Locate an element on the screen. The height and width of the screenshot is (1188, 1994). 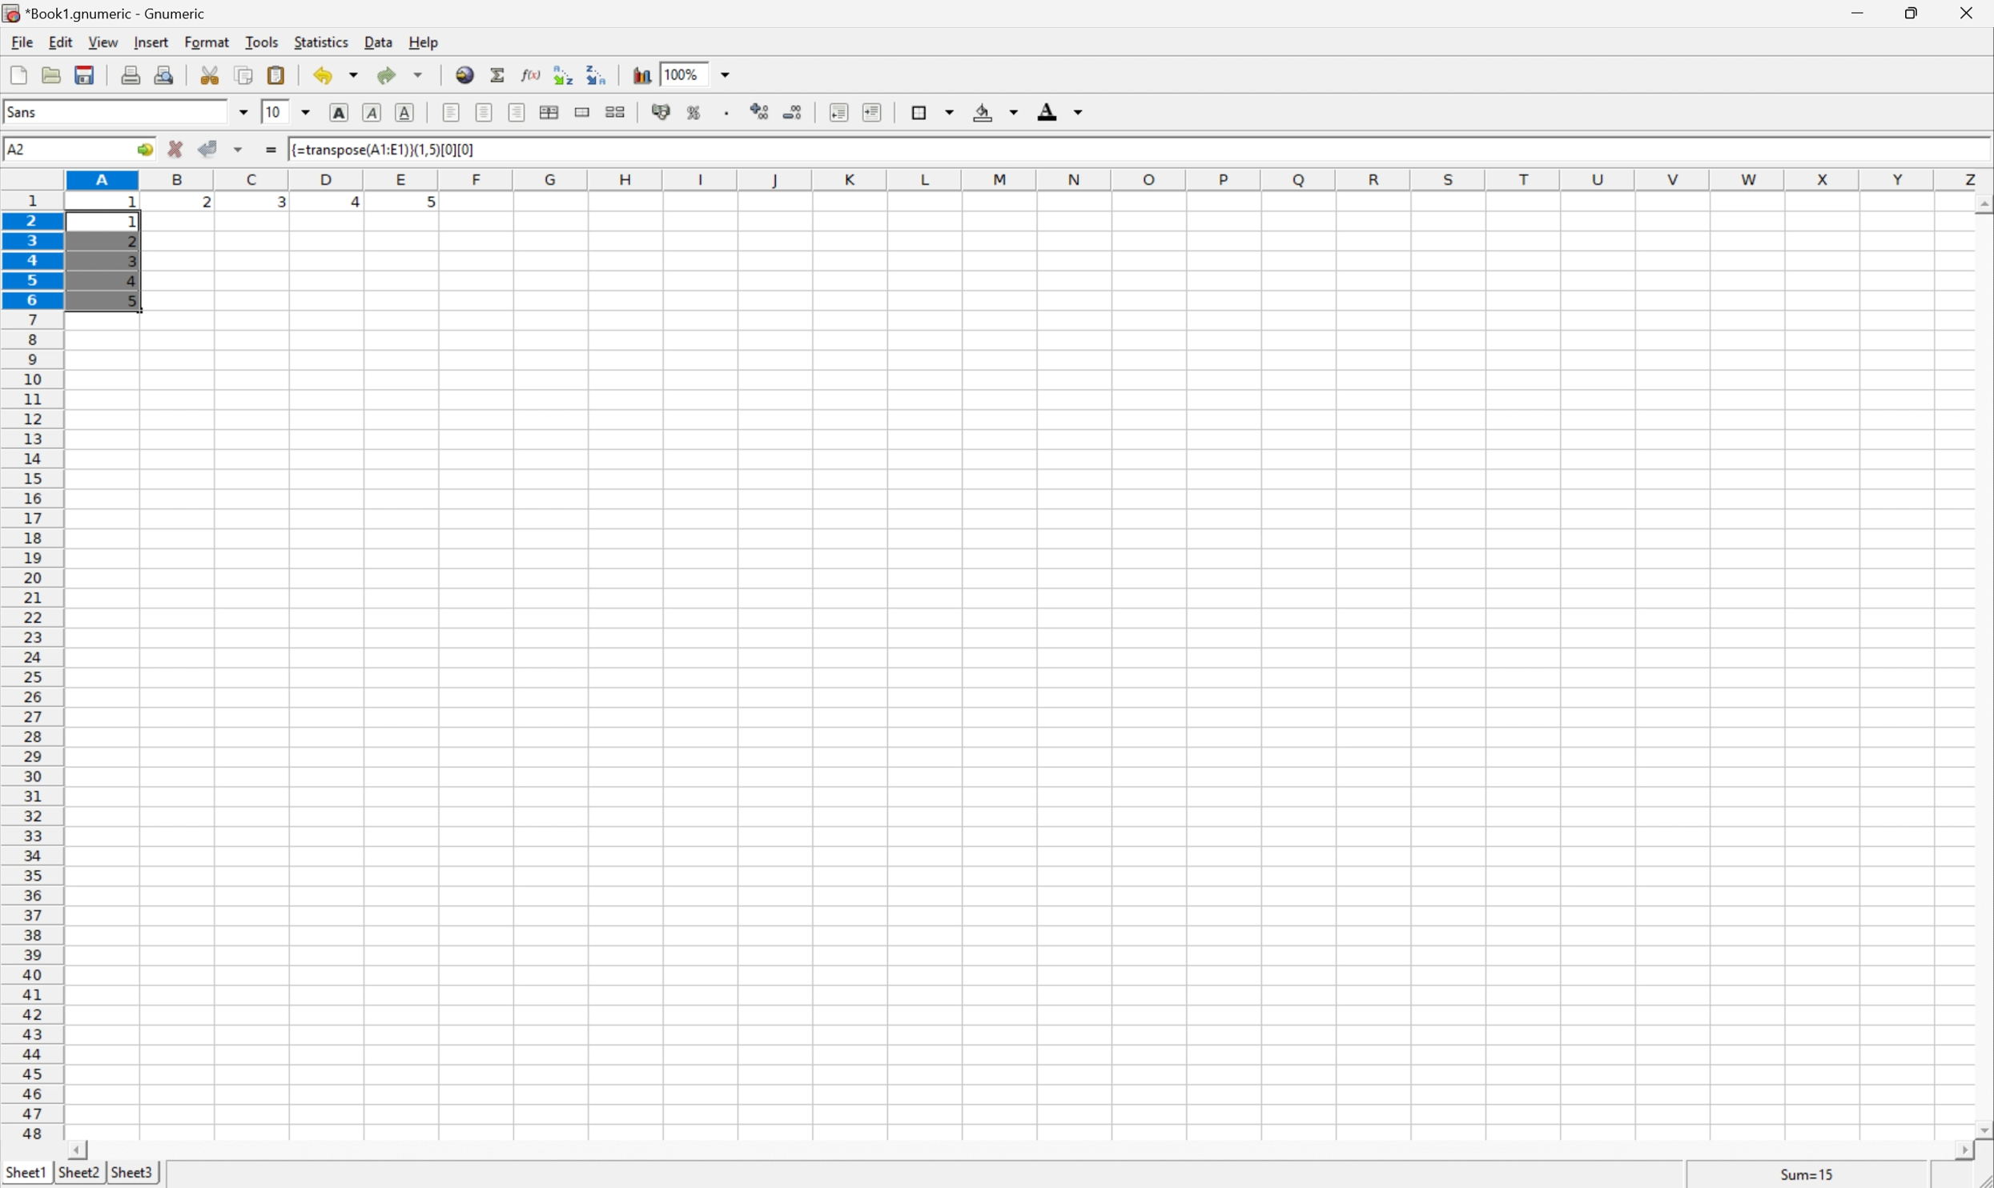
align left is located at coordinates (452, 111).